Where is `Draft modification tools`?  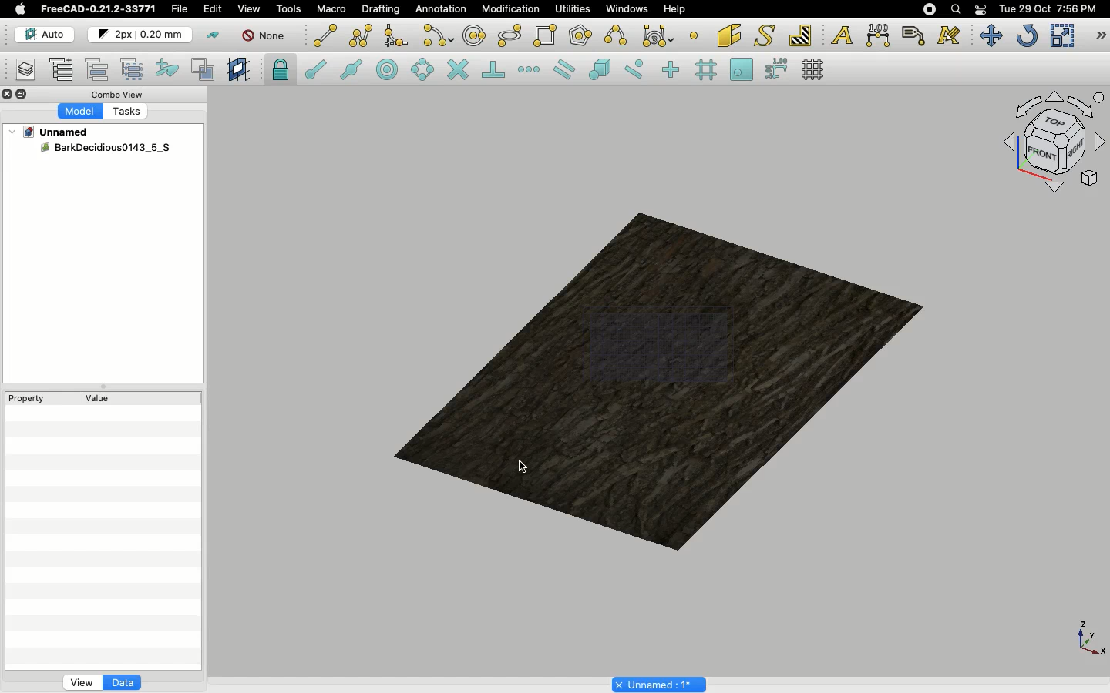
Draft modification tools is located at coordinates (1100, 37).